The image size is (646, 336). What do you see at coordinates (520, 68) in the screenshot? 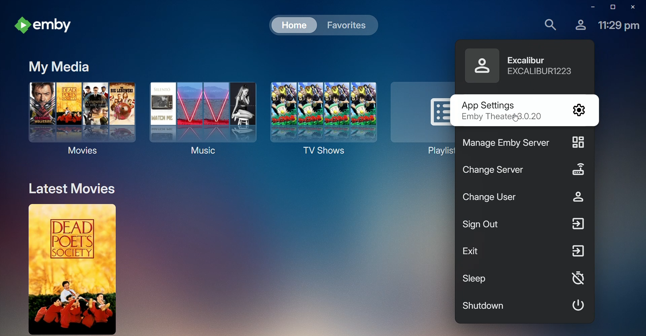
I see `Excalibur` at bounding box center [520, 68].